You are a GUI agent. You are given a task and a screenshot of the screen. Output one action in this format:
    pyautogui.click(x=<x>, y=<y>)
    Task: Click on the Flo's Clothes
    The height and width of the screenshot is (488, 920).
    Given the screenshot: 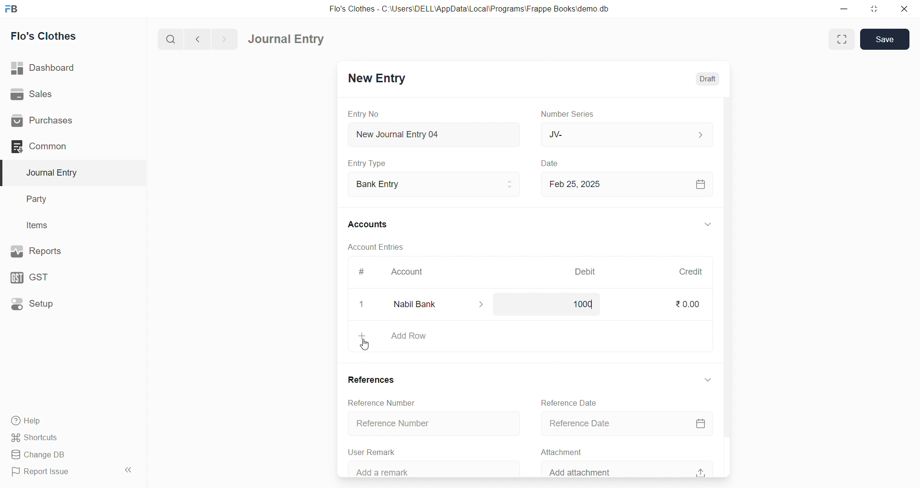 What is the action you would take?
    pyautogui.click(x=69, y=36)
    